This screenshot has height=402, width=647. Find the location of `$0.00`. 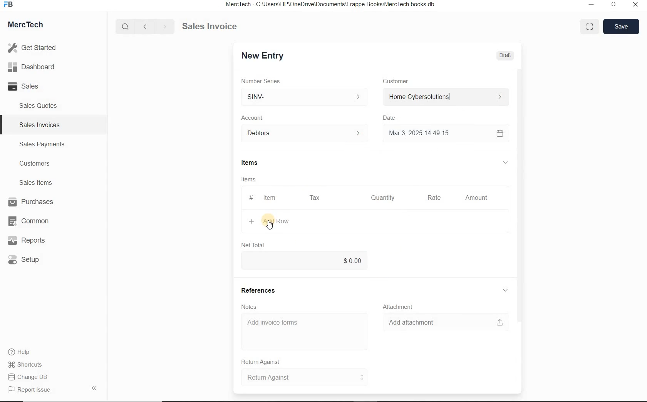

$0.00 is located at coordinates (305, 260).